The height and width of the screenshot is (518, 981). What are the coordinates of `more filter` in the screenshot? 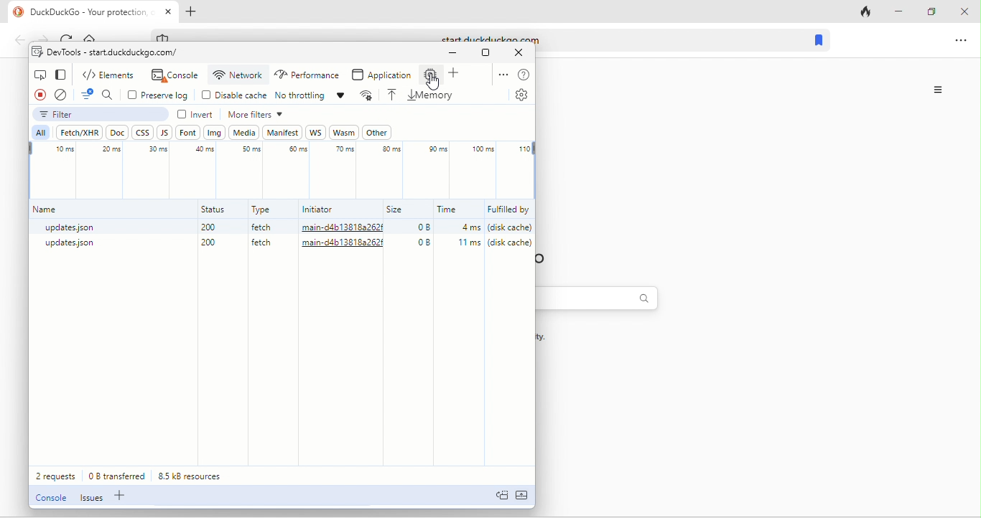 It's located at (261, 116).